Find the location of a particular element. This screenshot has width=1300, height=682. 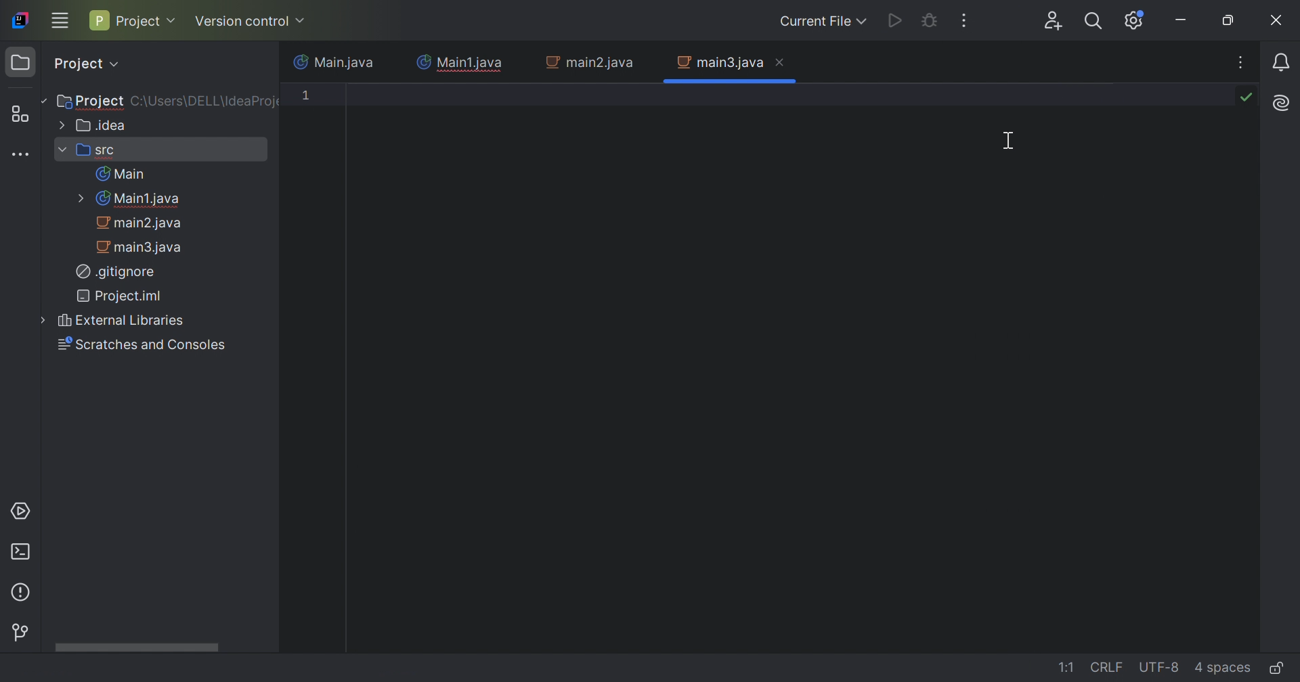

4 spaces is located at coordinates (1222, 668).